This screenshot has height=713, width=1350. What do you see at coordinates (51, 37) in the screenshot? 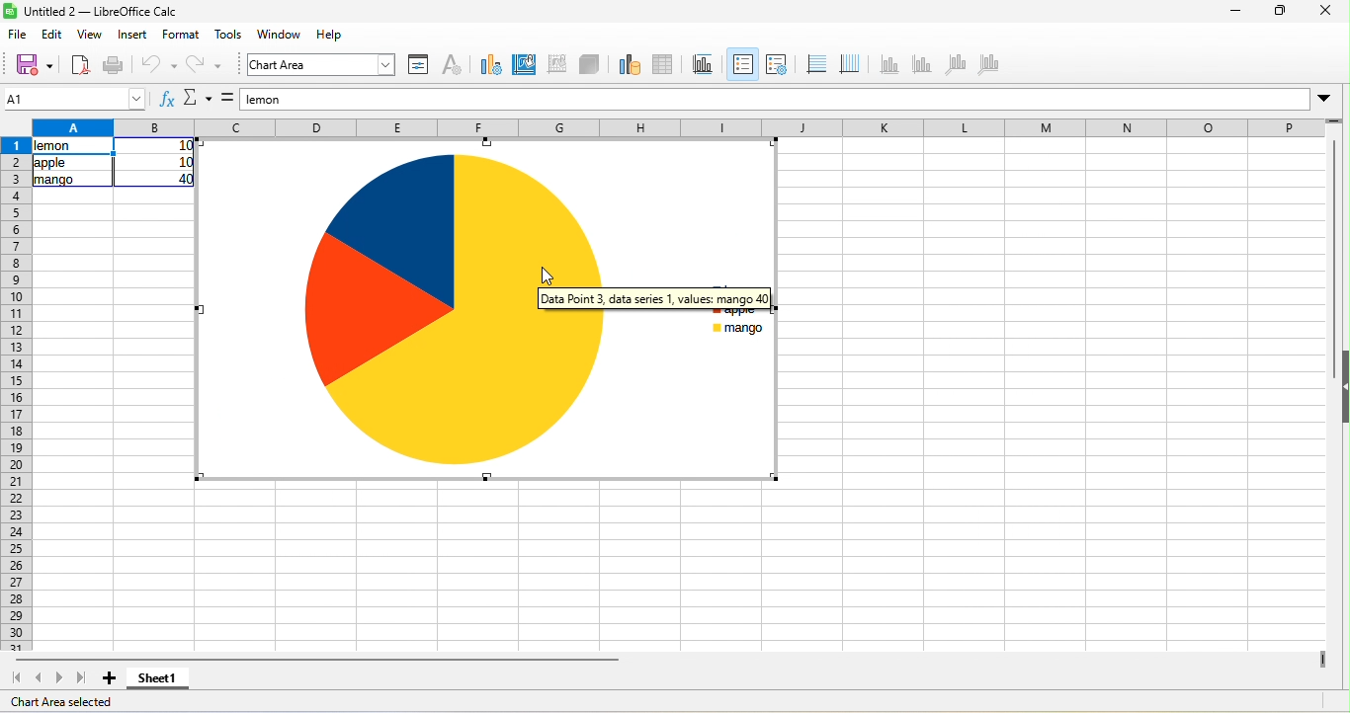
I see `edit` at bounding box center [51, 37].